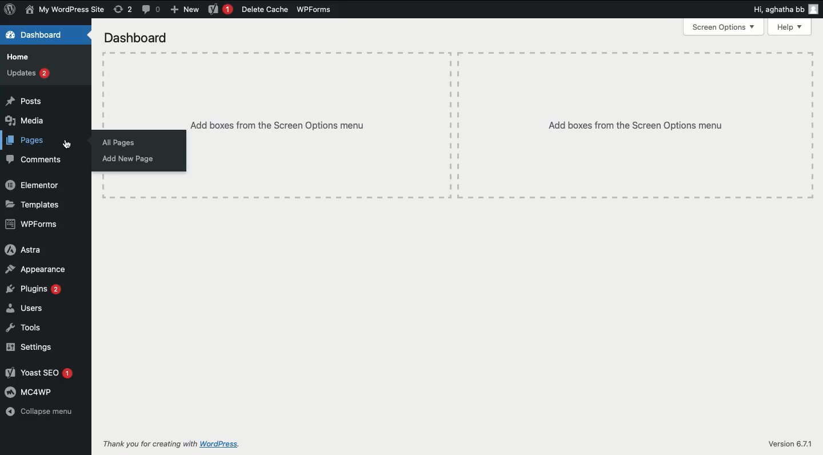 The height and width of the screenshot is (455, 823). What do you see at coordinates (25, 307) in the screenshot?
I see `Users` at bounding box center [25, 307].